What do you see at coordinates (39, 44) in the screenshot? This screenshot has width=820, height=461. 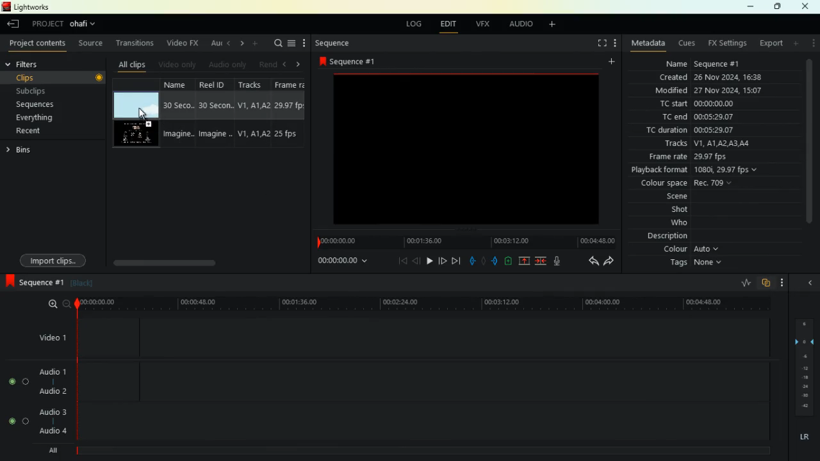 I see `project contents` at bounding box center [39, 44].